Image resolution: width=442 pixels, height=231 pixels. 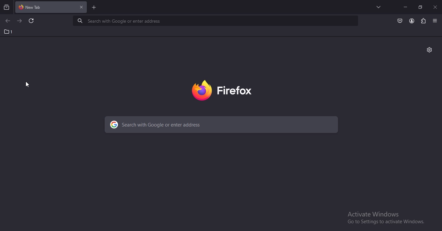 What do you see at coordinates (405, 7) in the screenshot?
I see `minimize` at bounding box center [405, 7].